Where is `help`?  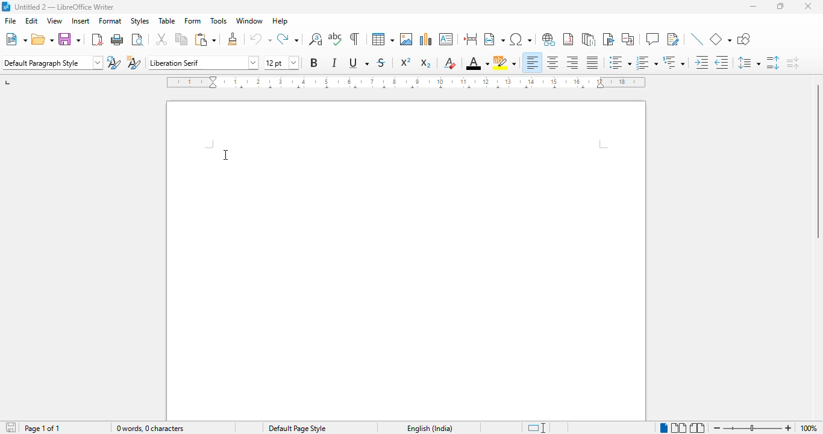 help is located at coordinates (280, 21).